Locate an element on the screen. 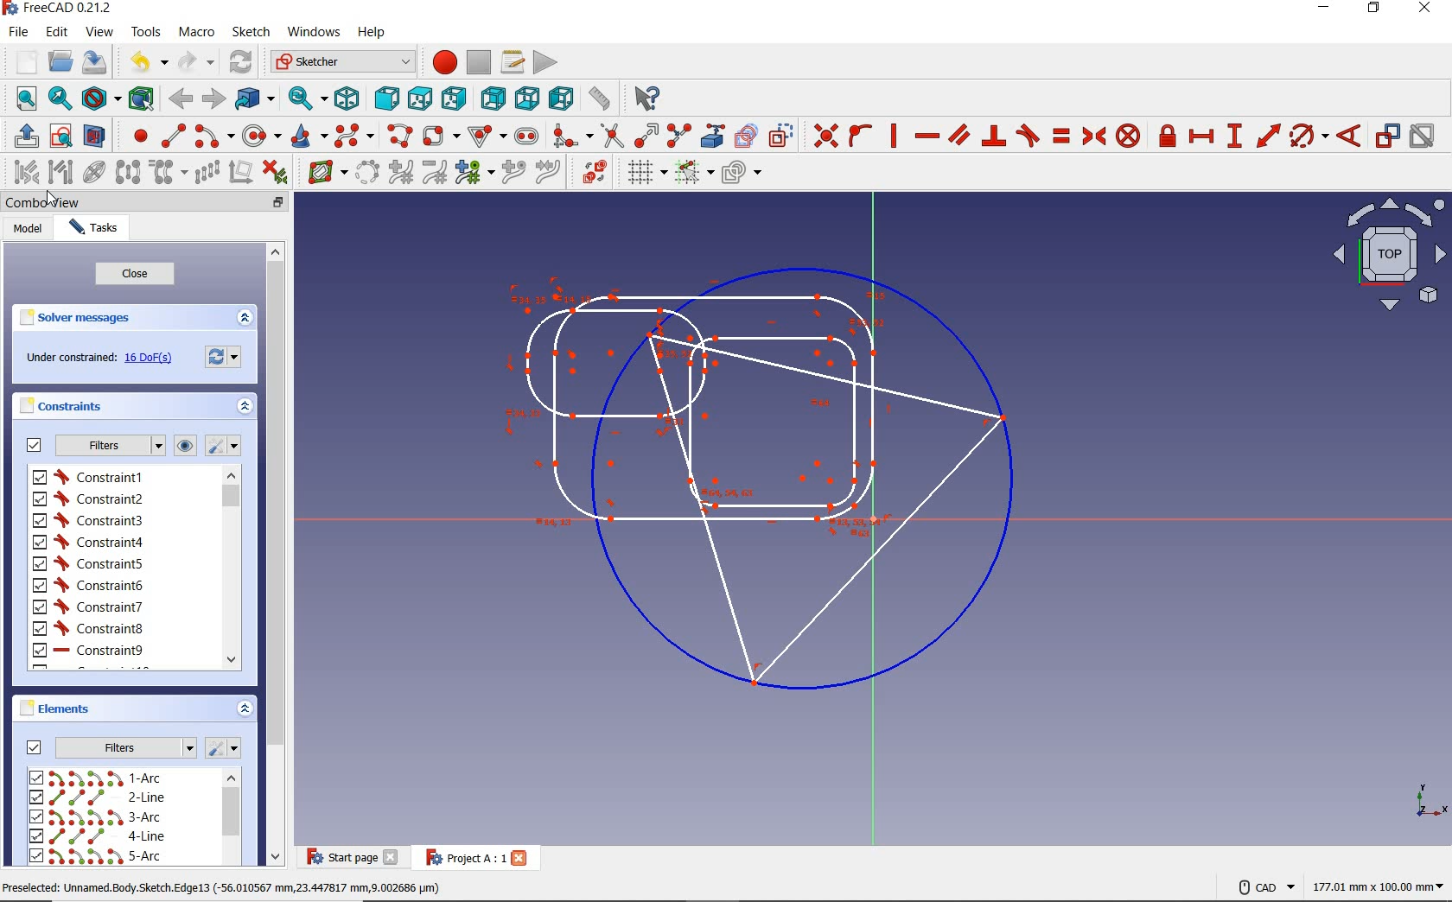 This screenshot has width=1452, height=902. filters is located at coordinates (94, 446).